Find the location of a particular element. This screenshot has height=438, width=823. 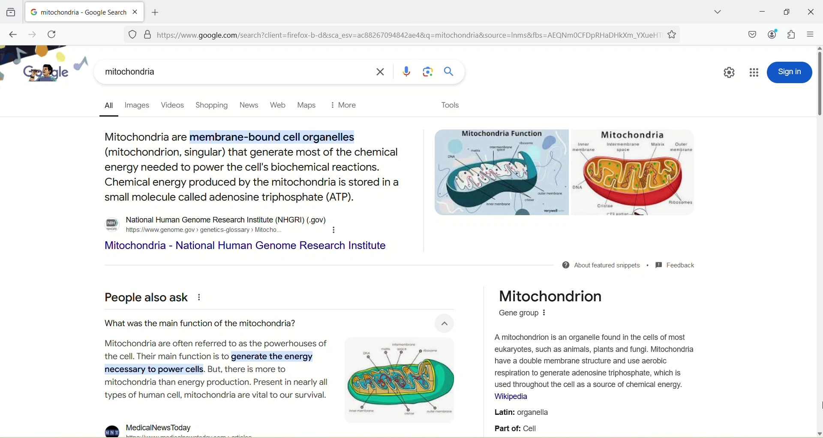

sign in is located at coordinates (790, 73).